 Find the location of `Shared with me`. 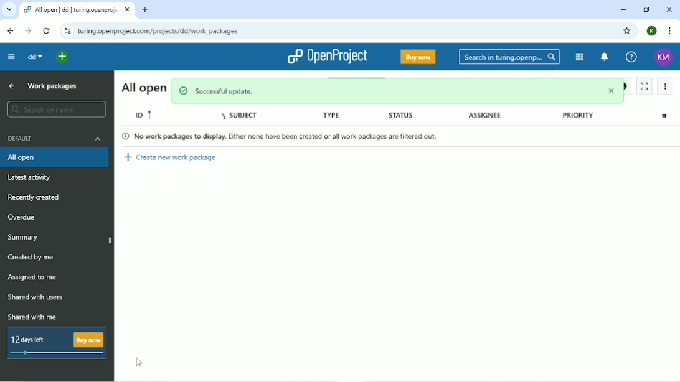

Shared with me is located at coordinates (32, 317).